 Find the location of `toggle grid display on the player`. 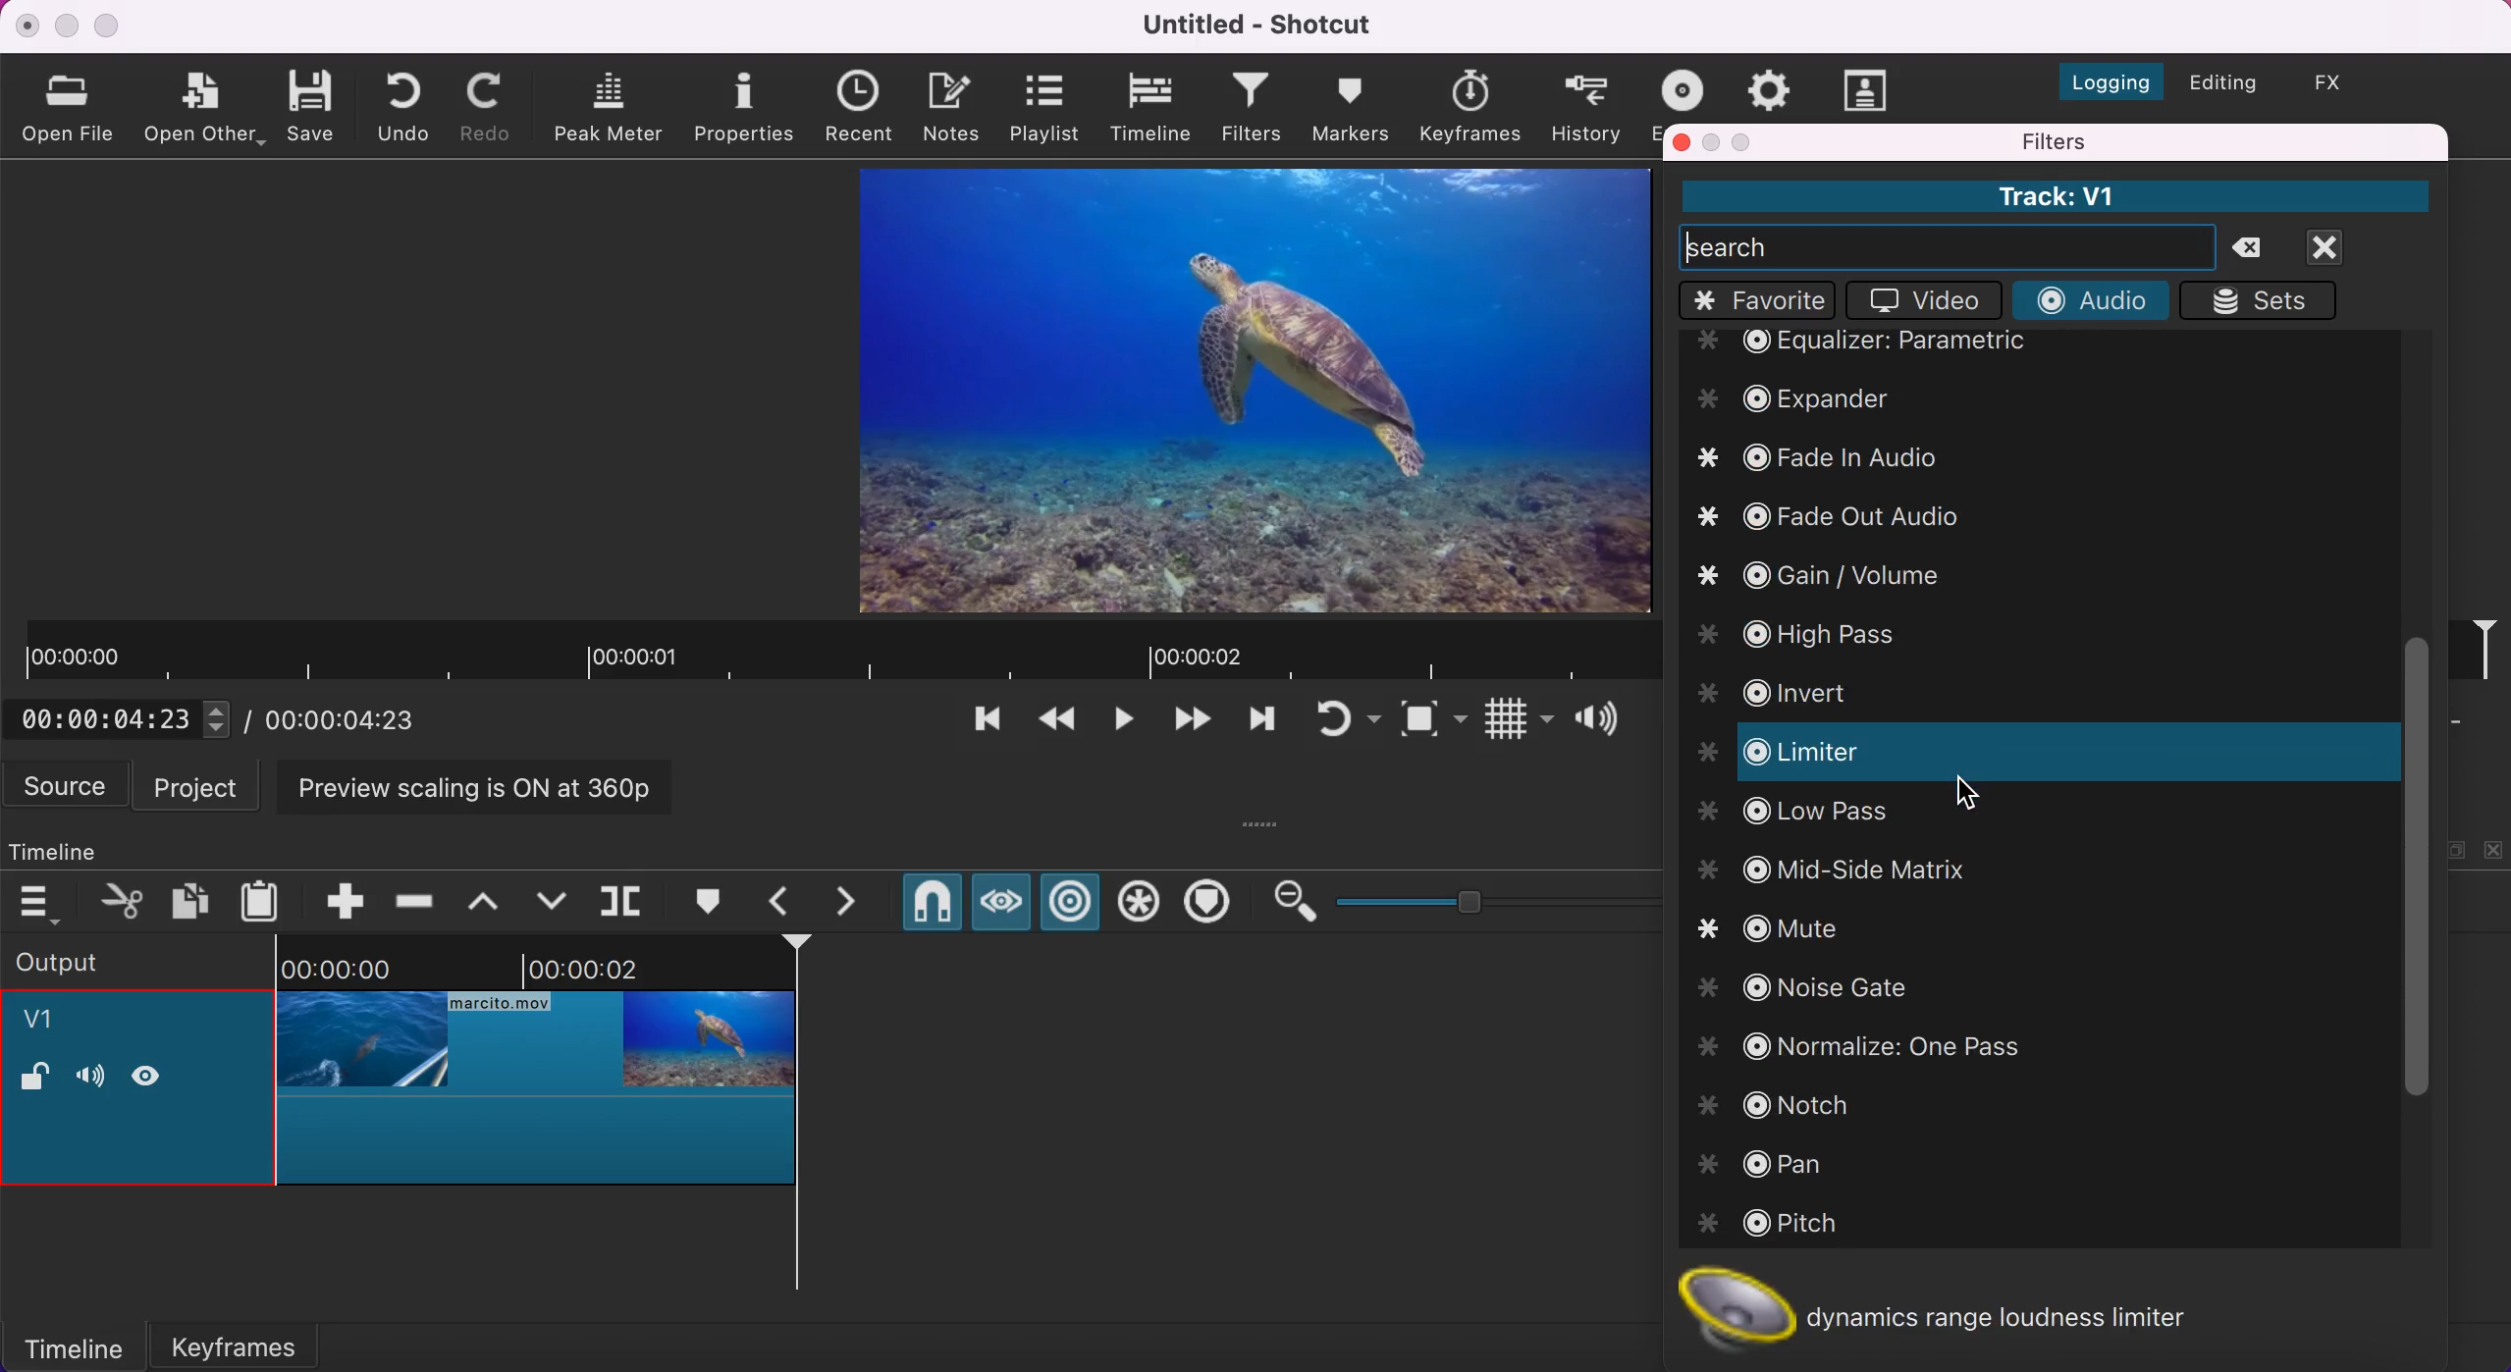

toggle grid display on the player is located at coordinates (1516, 723).